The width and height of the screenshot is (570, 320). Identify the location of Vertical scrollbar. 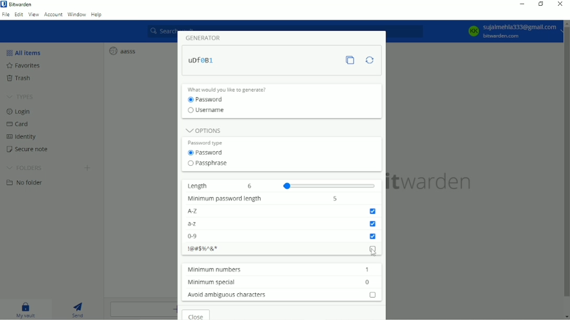
(566, 164).